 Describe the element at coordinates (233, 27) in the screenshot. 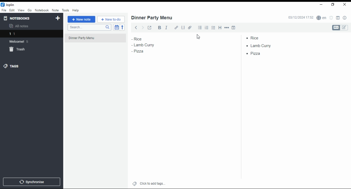

I see `insert time` at that location.